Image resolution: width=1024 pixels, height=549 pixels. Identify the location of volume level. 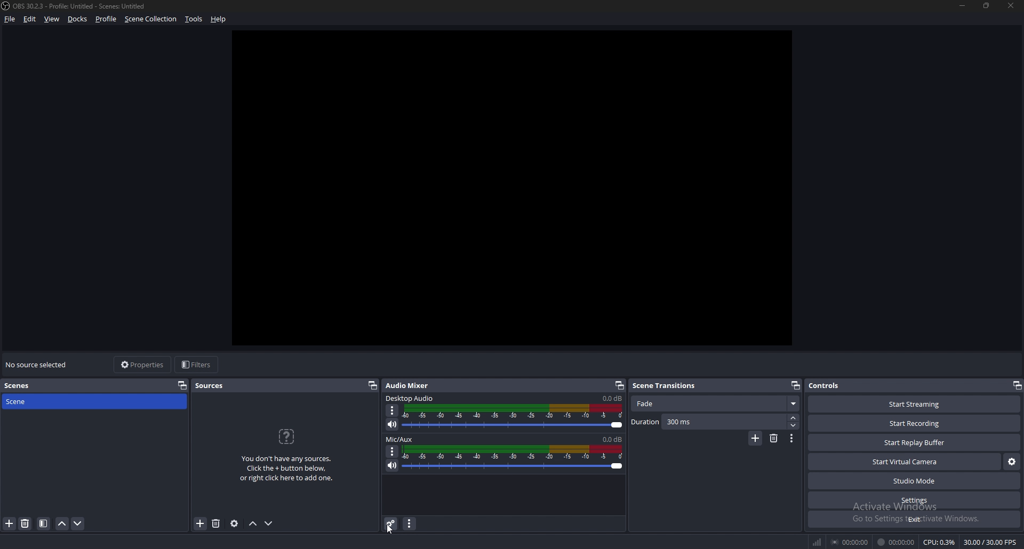
(612, 398).